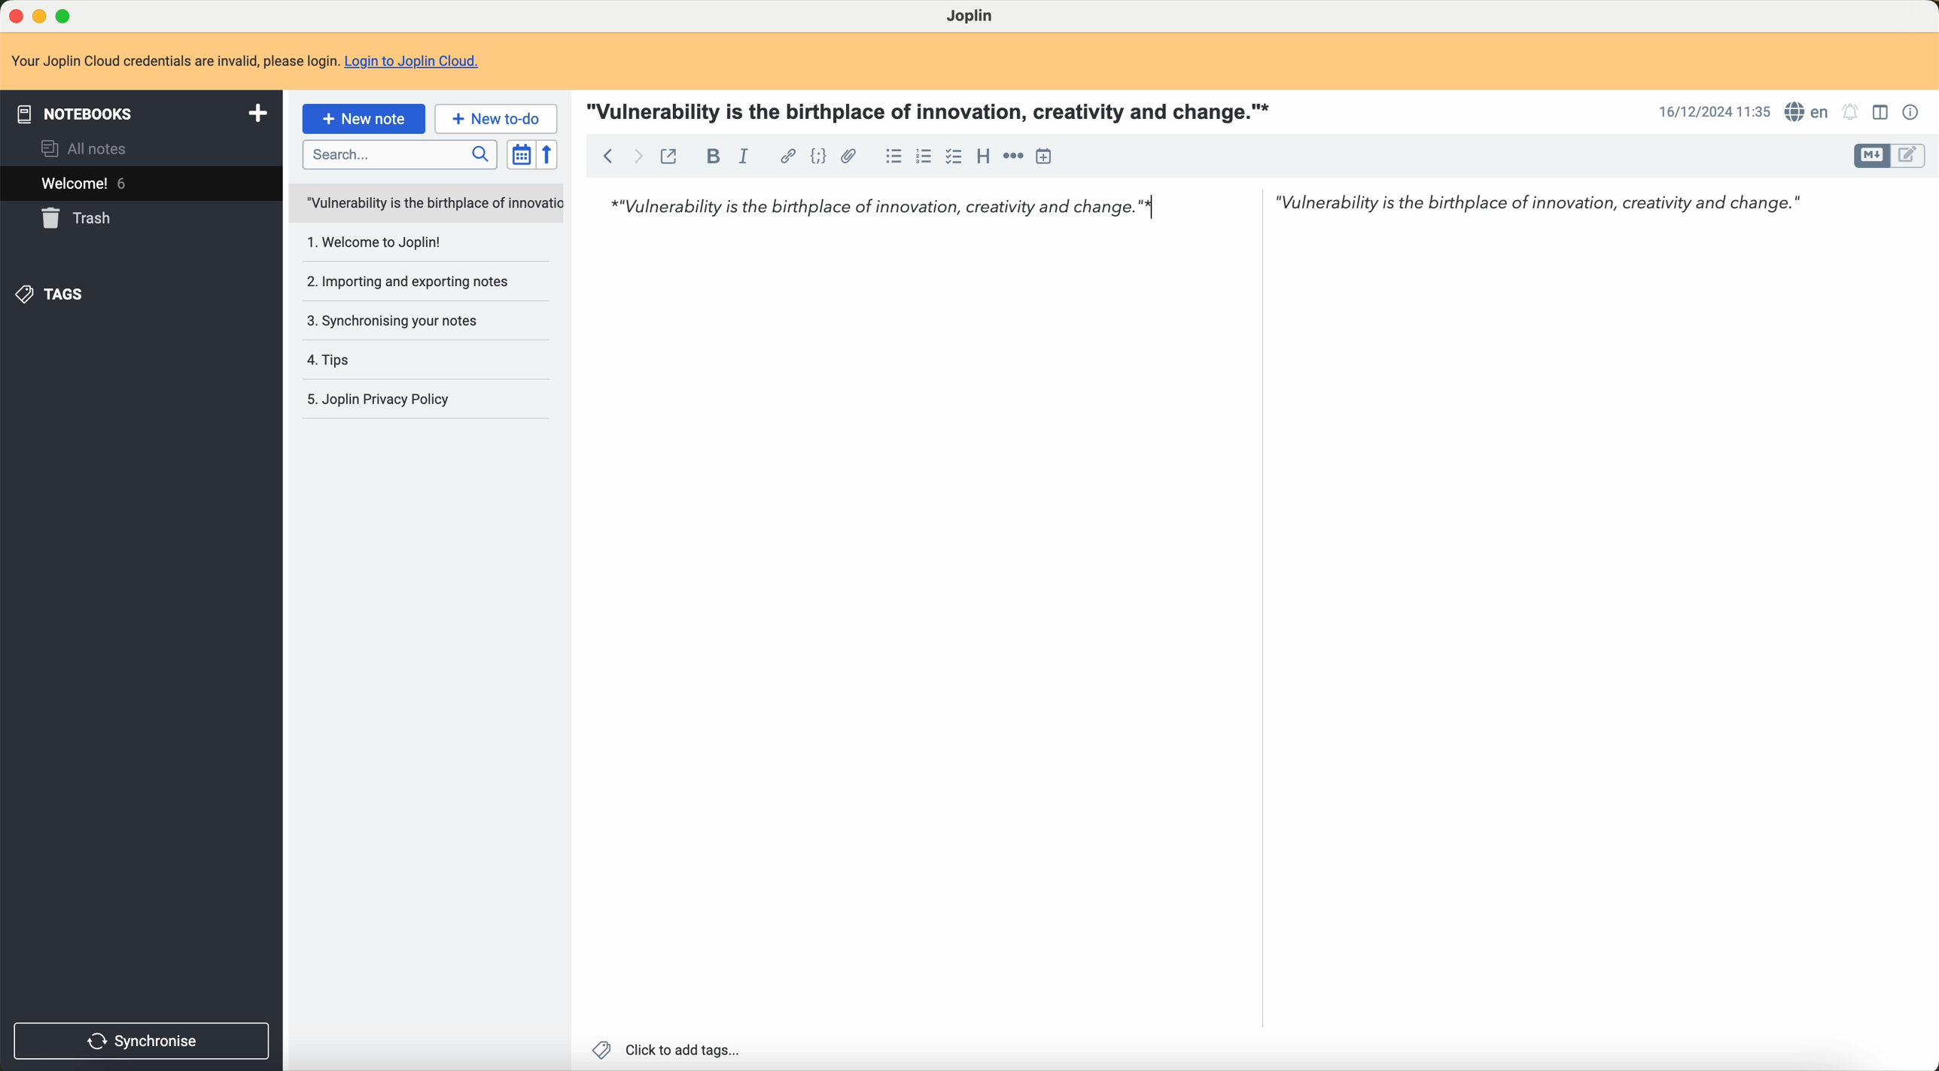  What do you see at coordinates (14, 14) in the screenshot?
I see `close program` at bounding box center [14, 14].